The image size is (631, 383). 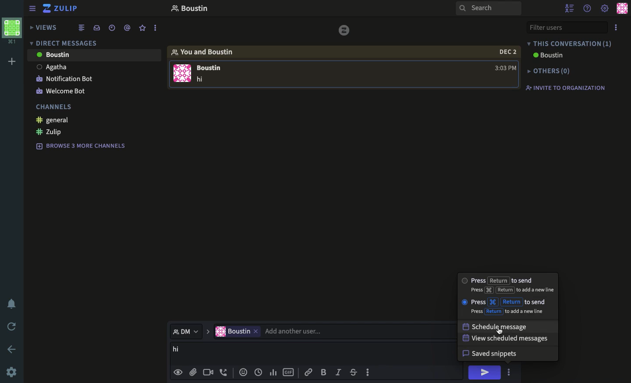 What do you see at coordinates (243, 371) in the screenshot?
I see `emojis` at bounding box center [243, 371].